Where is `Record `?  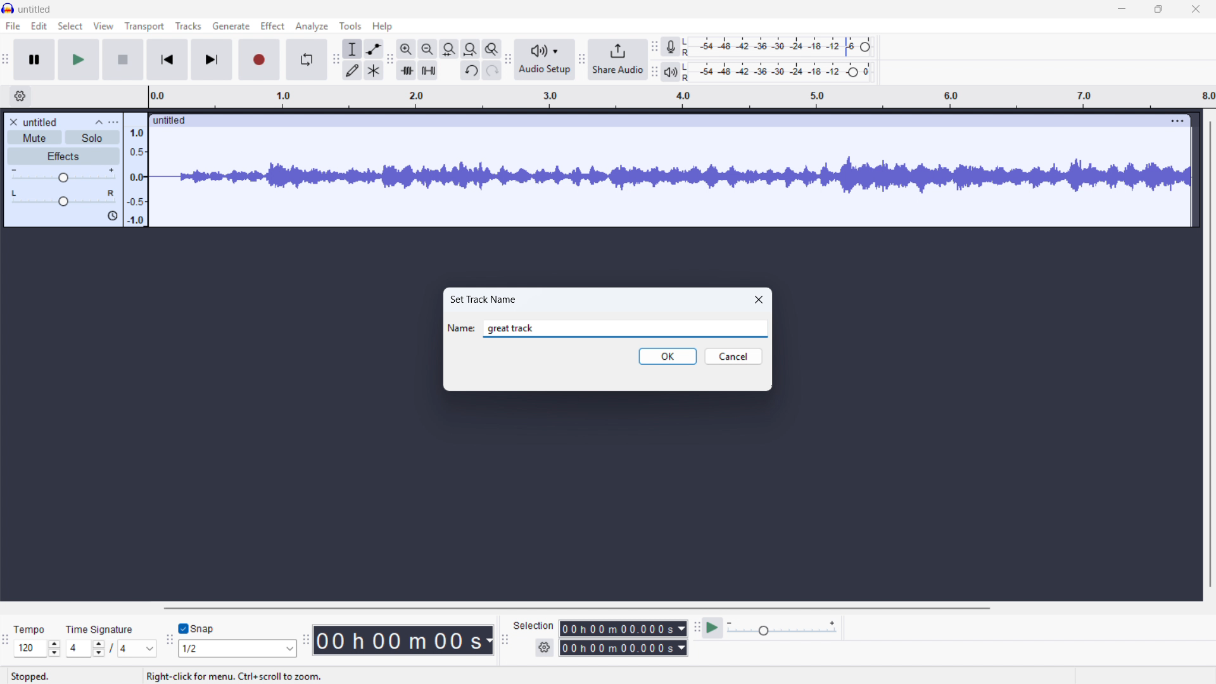 Record  is located at coordinates (259, 60).